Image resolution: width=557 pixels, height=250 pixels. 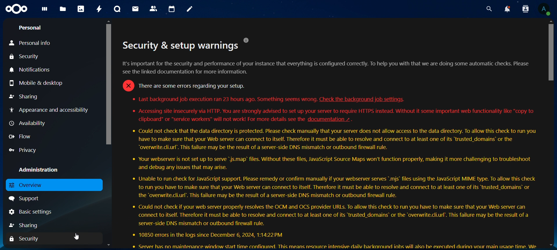 I want to click on support, so click(x=25, y=199).